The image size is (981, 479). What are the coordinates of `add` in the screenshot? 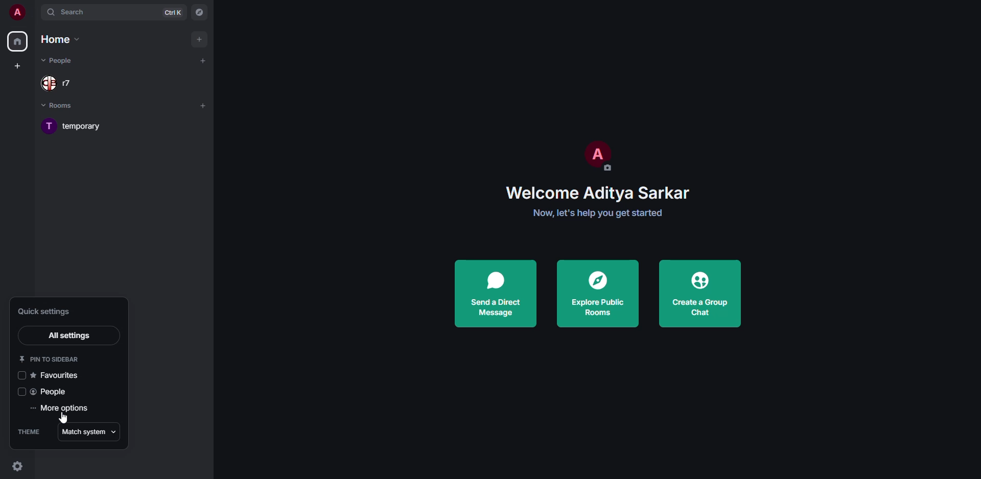 It's located at (201, 61).